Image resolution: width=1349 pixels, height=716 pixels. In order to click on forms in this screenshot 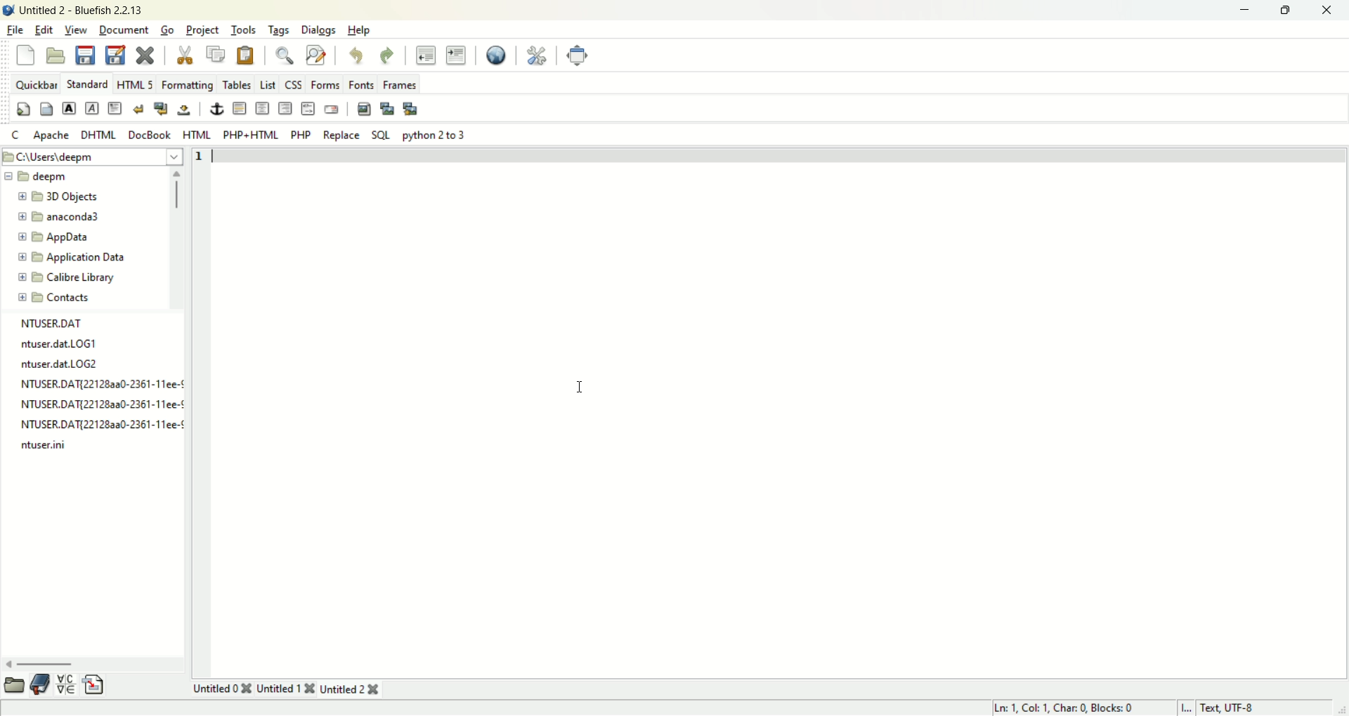, I will do `click(325, 86)`.